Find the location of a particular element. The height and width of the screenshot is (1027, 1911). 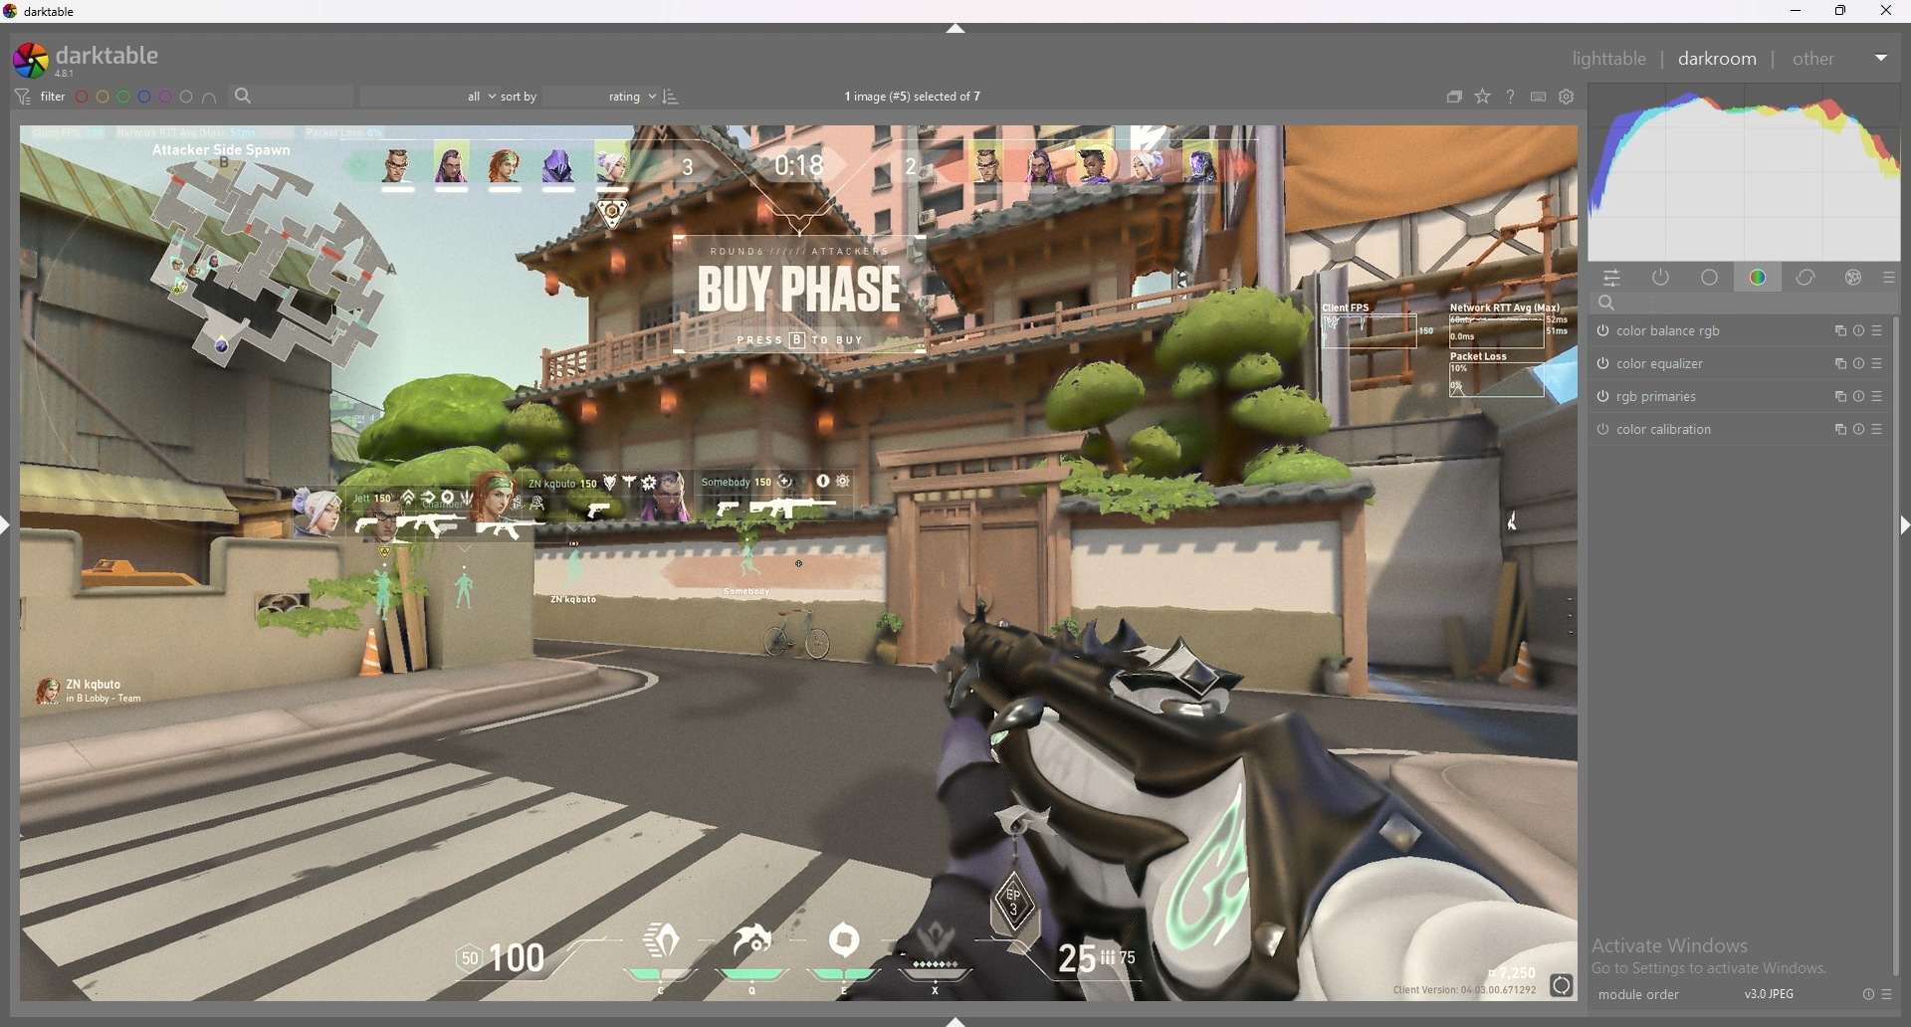

quick access panel is located at coordinates (1612, 278).